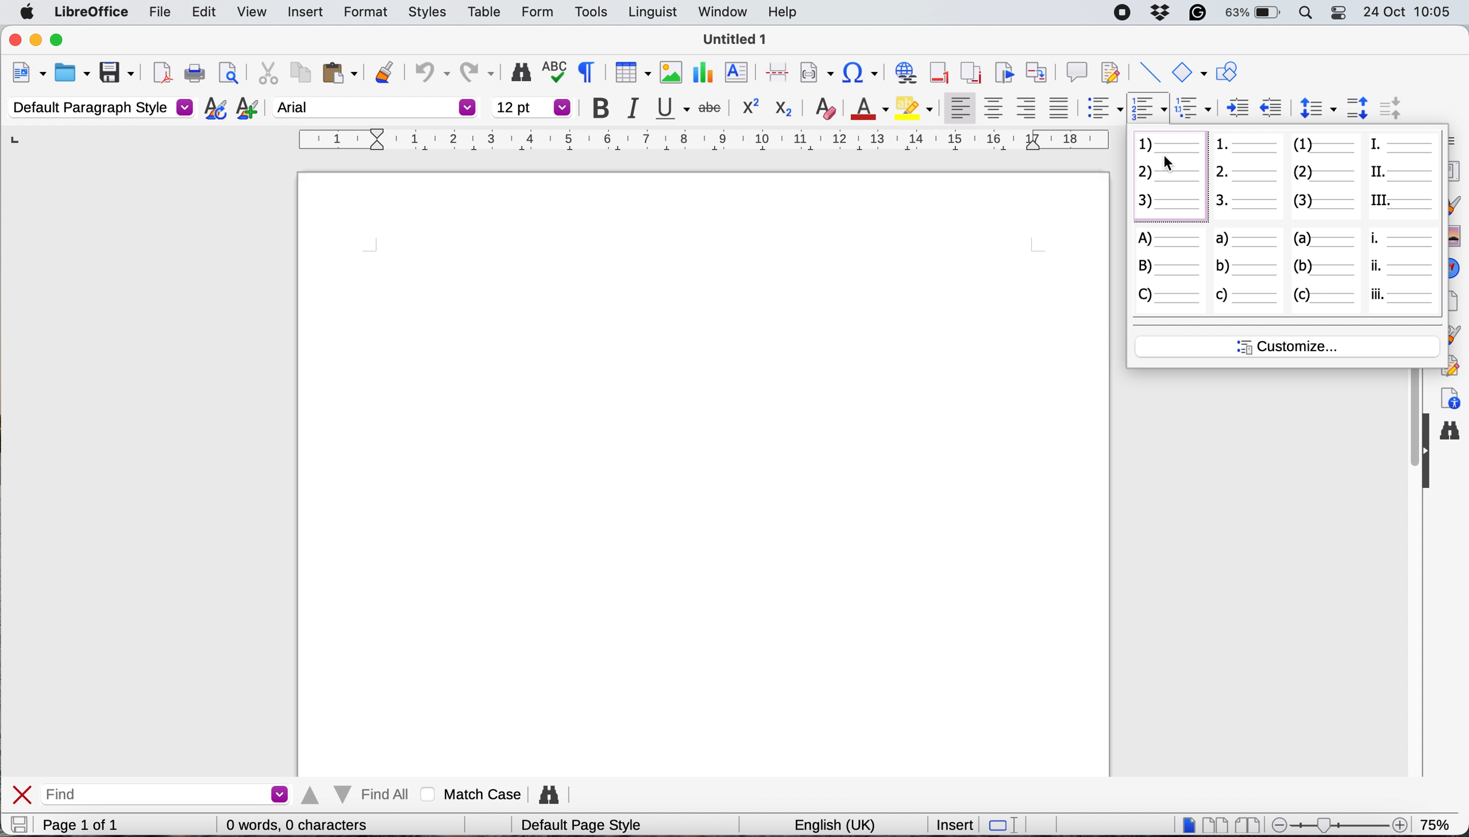 This screenshot has width=1469, height=837. Describe the element at coordinates (862, 73) in the screenshot. I see `insert special character` at that location.